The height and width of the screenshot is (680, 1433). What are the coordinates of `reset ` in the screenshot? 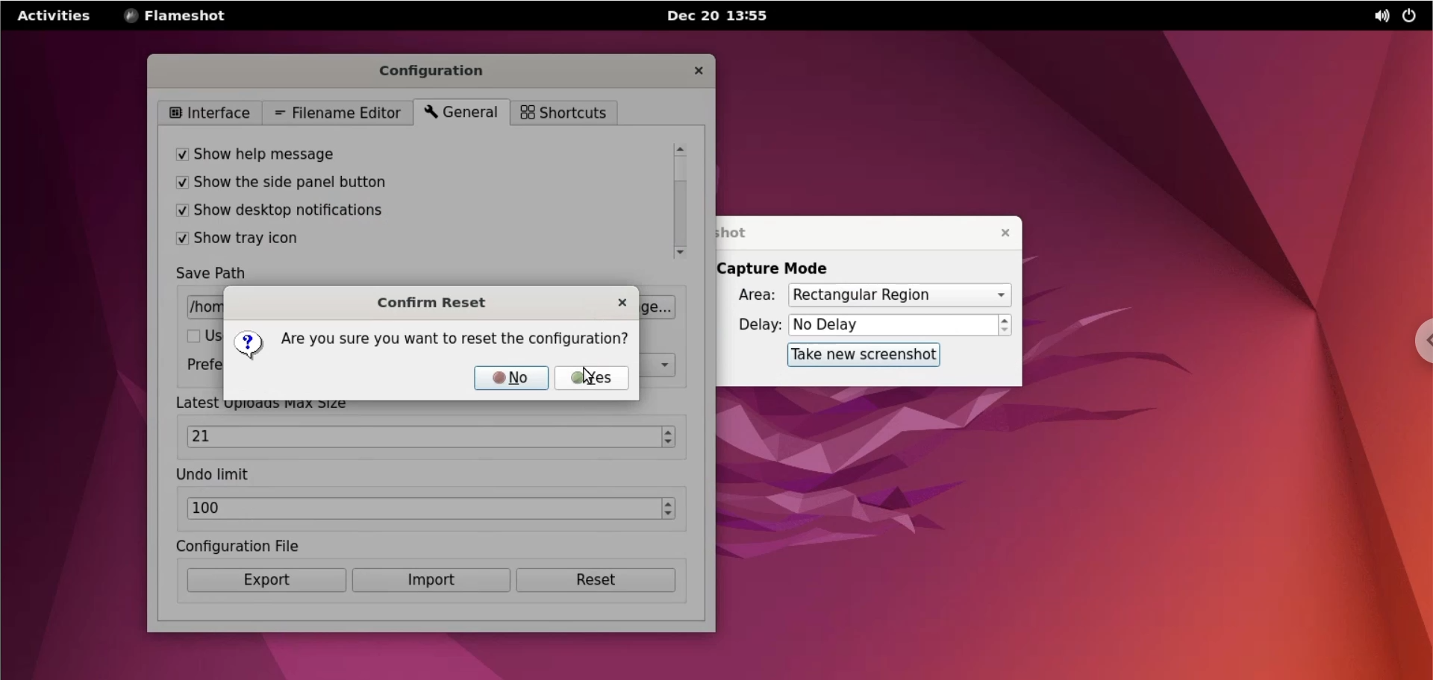 It's located at (594, 580).